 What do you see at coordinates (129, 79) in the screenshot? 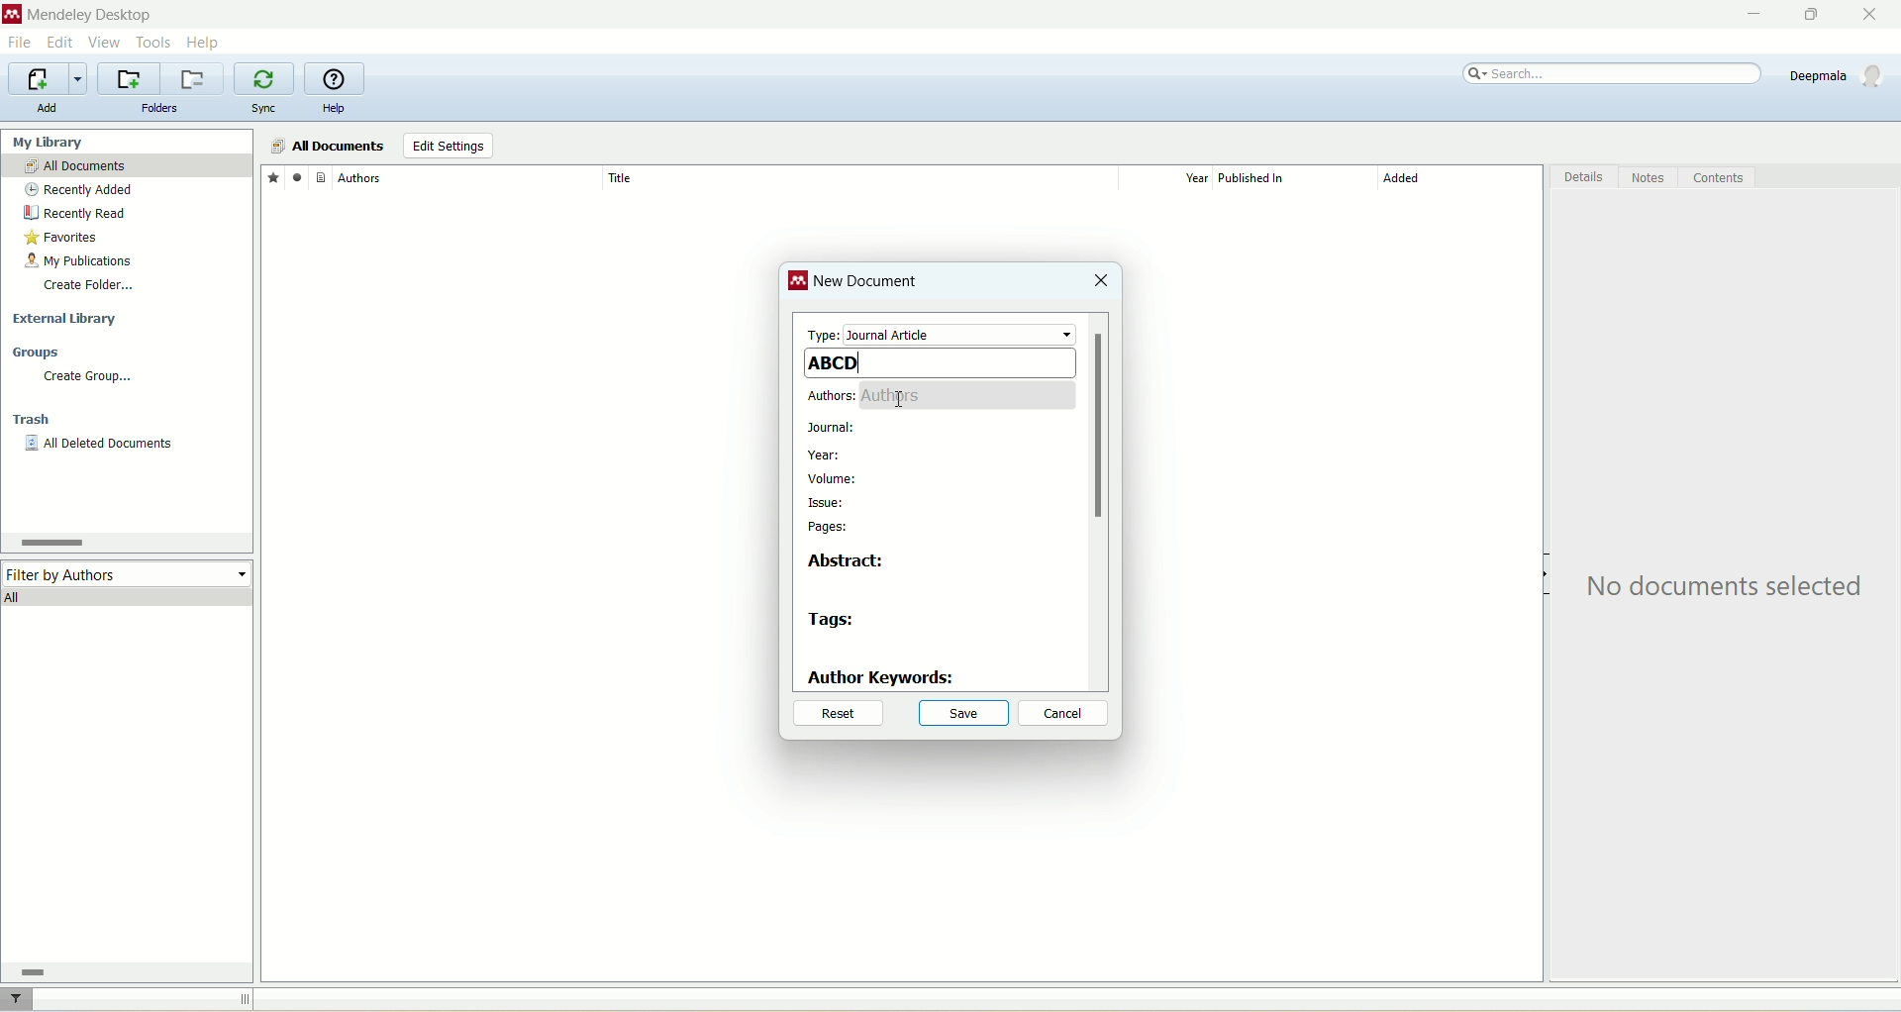
I see `create a new folder` at bounding box center [129, 79].